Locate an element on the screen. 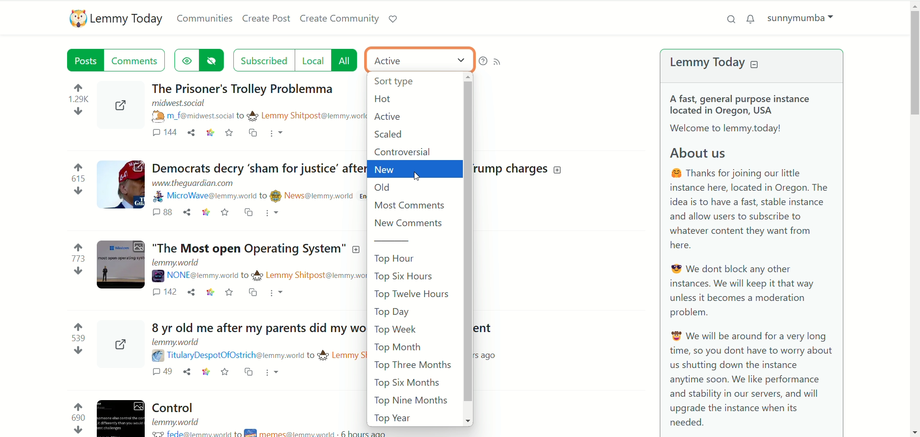  search is located at coordinates (732, 18).